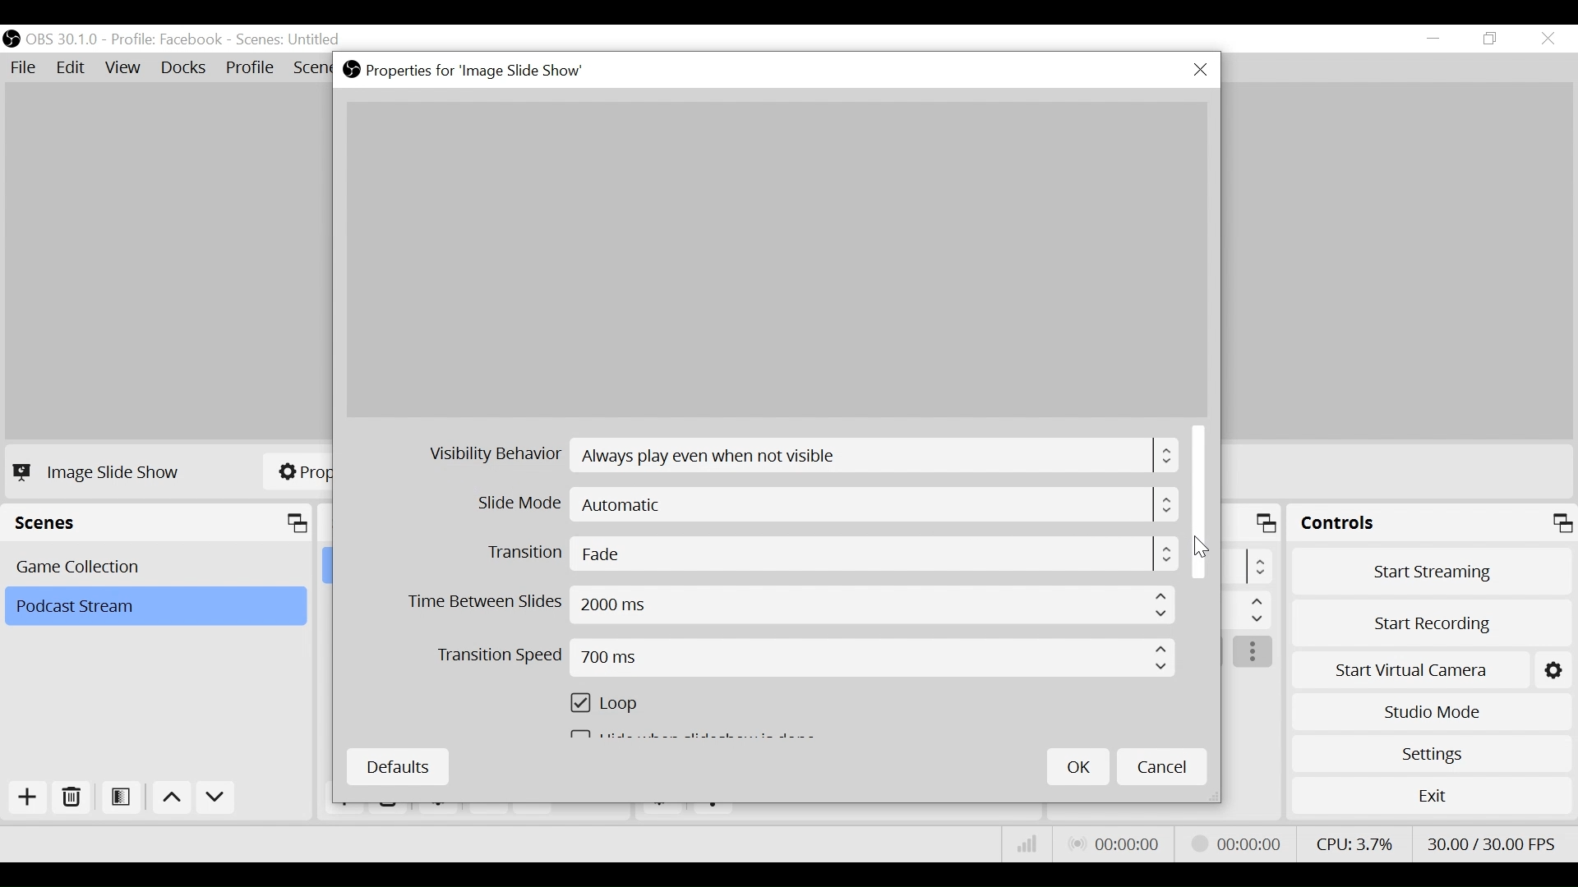  I want to click on Settings, so click(1431, 753).